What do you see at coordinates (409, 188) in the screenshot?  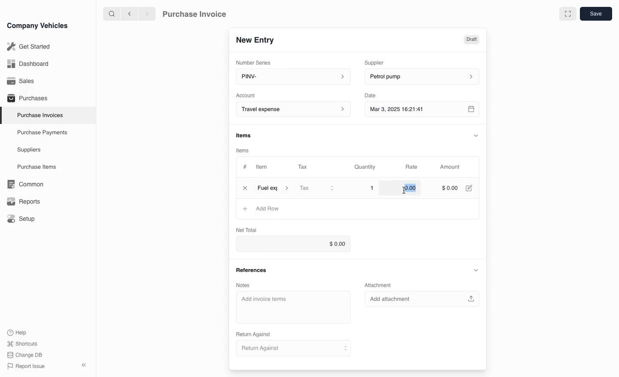 I see `$0.00` at bounding box center [409, 188].